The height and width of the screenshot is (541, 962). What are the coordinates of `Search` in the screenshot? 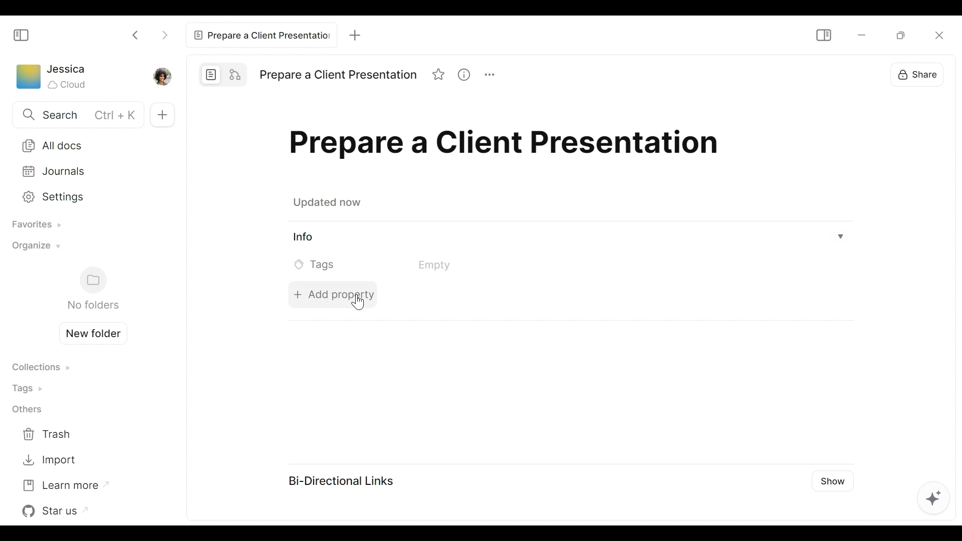 It's located at (76, 116).